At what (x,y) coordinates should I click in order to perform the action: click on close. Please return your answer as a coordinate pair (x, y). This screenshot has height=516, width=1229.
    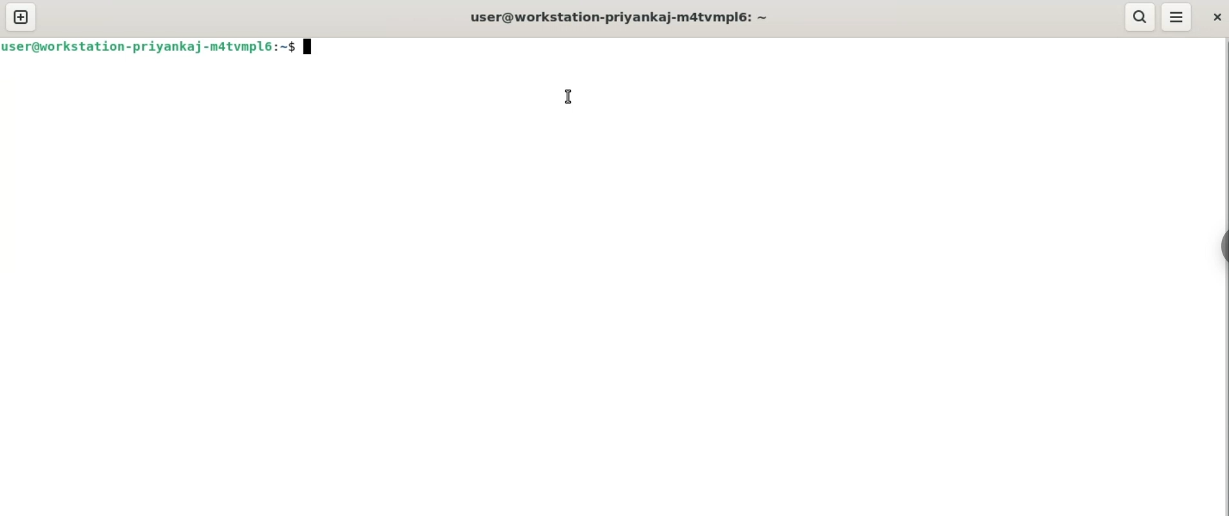
    Looking at the image, I should click on (1217, 19).